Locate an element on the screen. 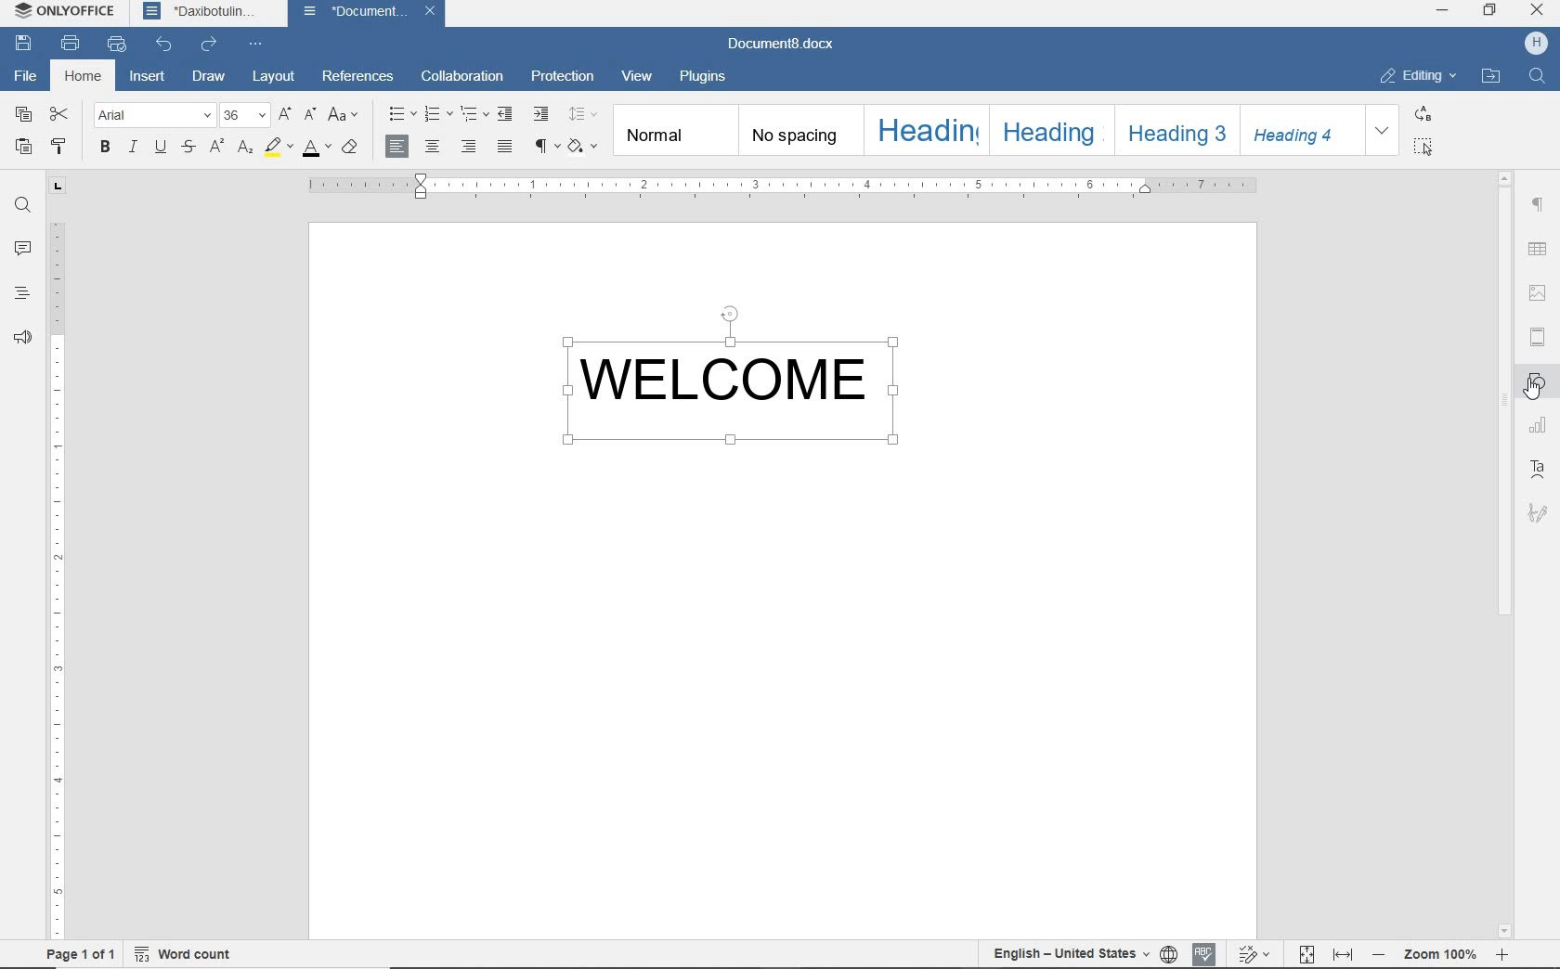 This screenshot has width=1560, height=969. SELECT ALL is located at coordinates (1421, 146).